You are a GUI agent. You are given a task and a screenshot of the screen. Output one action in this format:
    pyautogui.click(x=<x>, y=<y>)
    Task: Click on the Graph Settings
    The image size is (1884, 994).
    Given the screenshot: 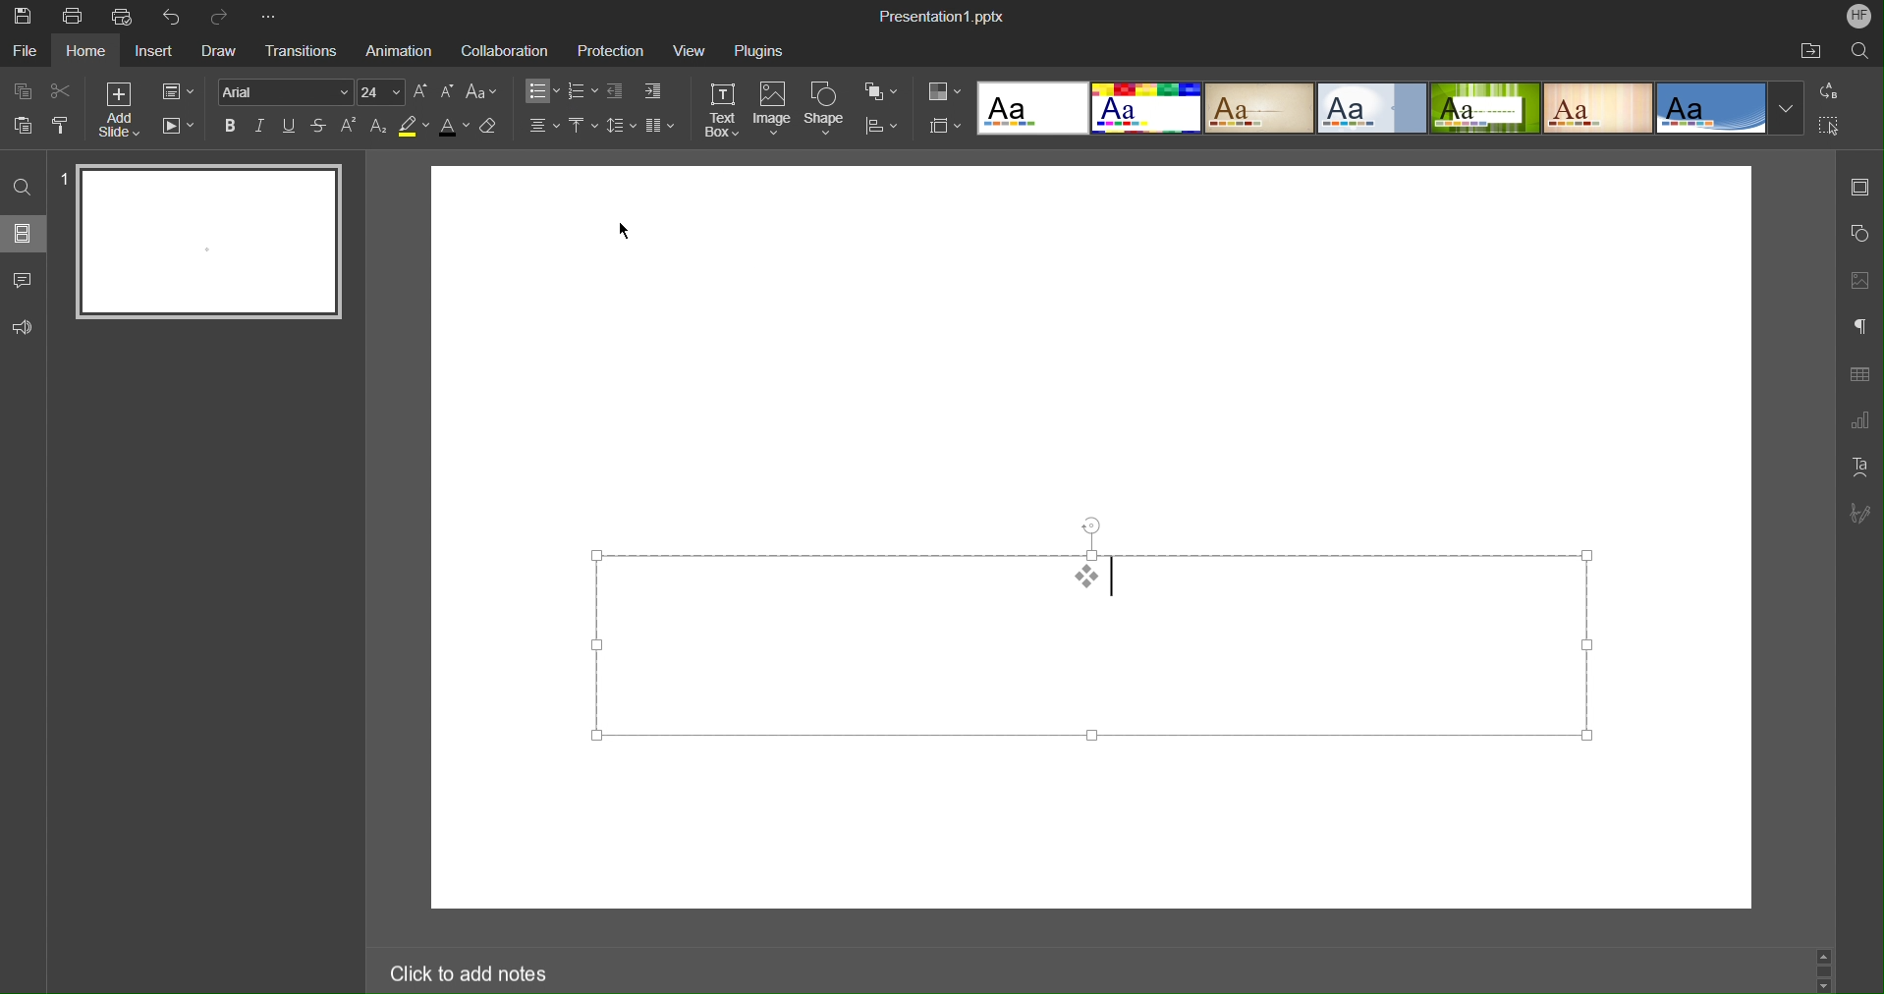 What is the action you would take?
    pyautogui.click(x=1861, y=416)
    